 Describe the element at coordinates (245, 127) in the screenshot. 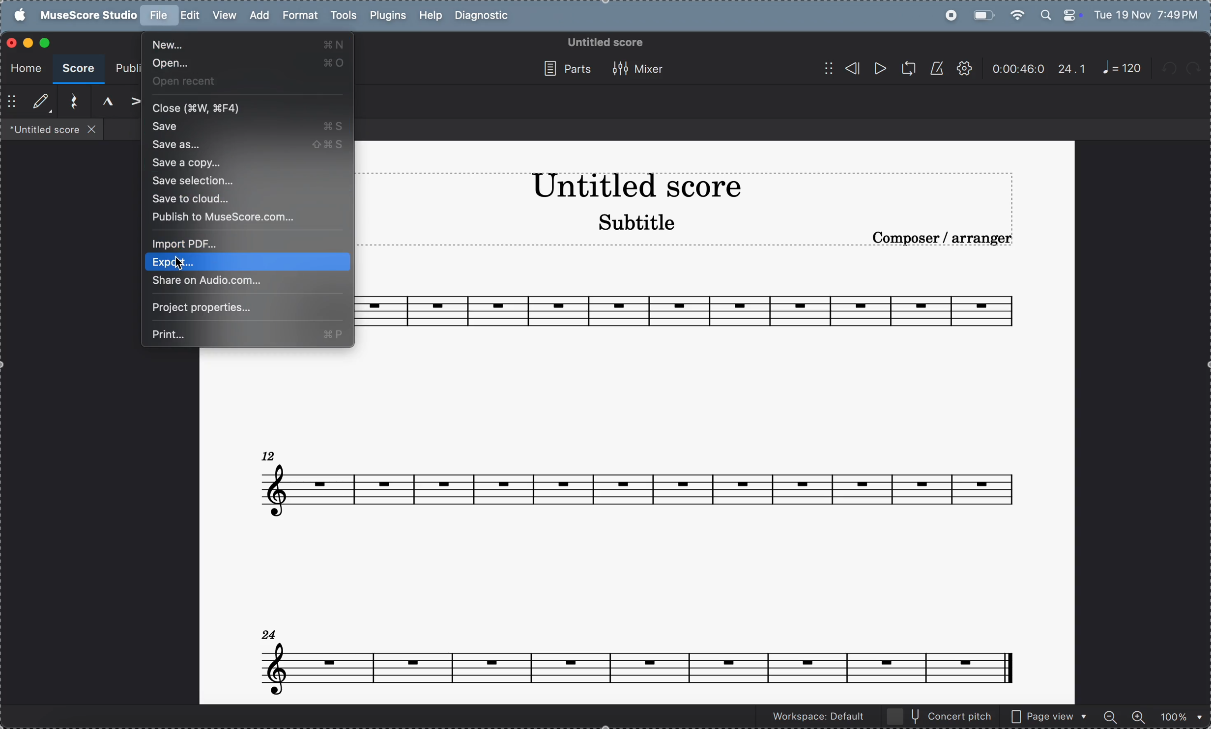

I see `save` at that location.